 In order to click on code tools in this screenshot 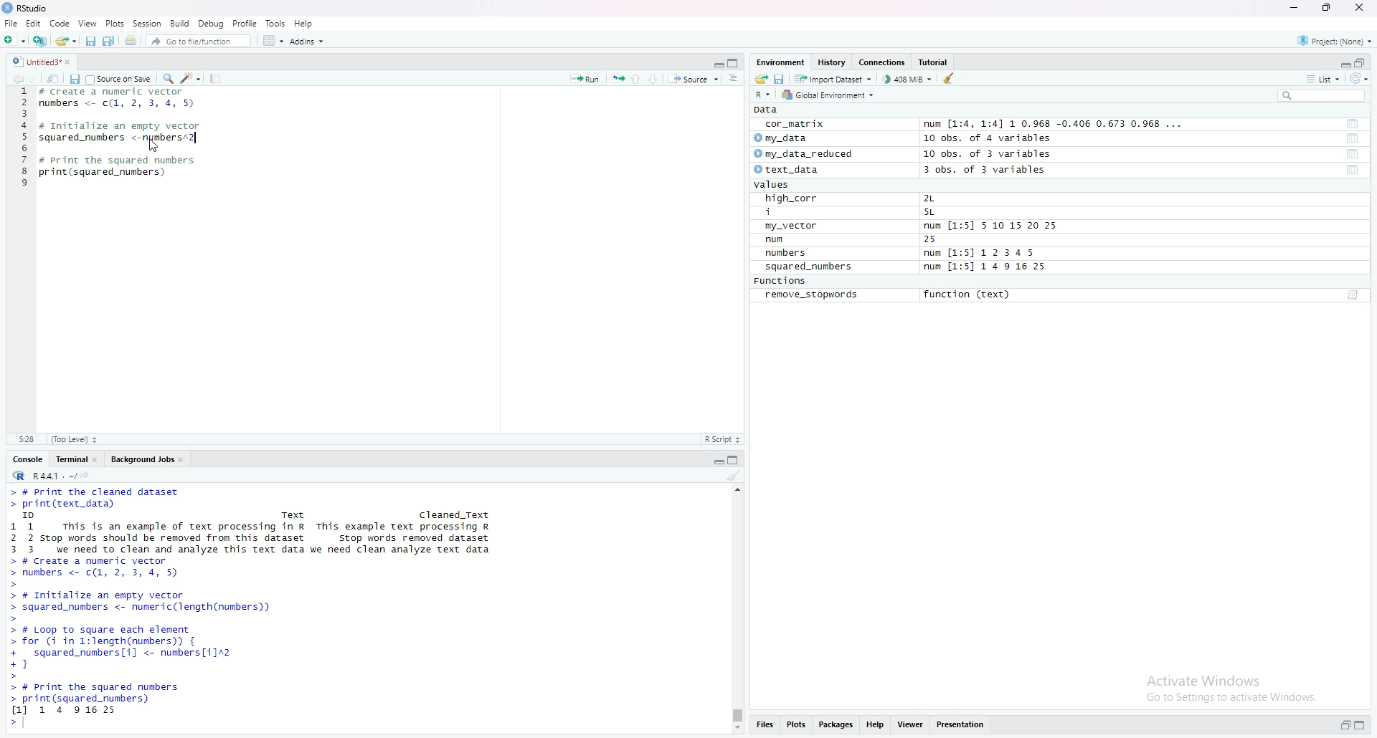, I will do `click(191, 77)`.